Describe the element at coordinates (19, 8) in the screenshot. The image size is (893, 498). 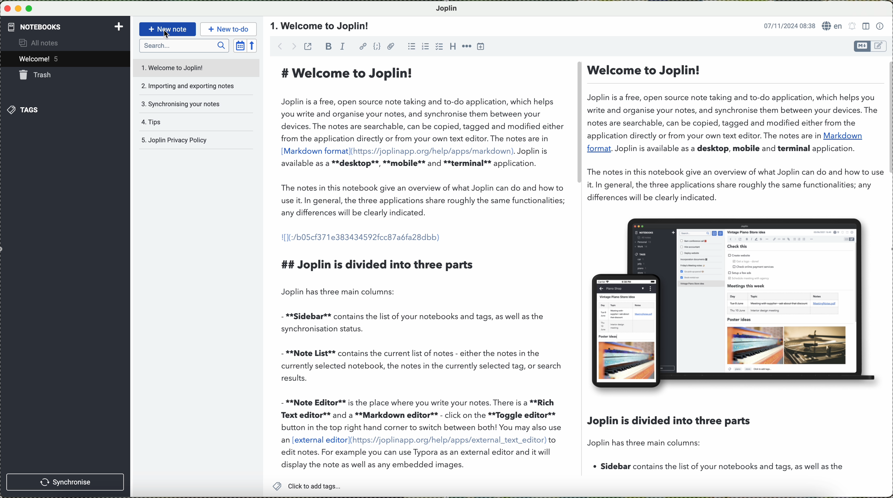
I see `minimize` at that location.